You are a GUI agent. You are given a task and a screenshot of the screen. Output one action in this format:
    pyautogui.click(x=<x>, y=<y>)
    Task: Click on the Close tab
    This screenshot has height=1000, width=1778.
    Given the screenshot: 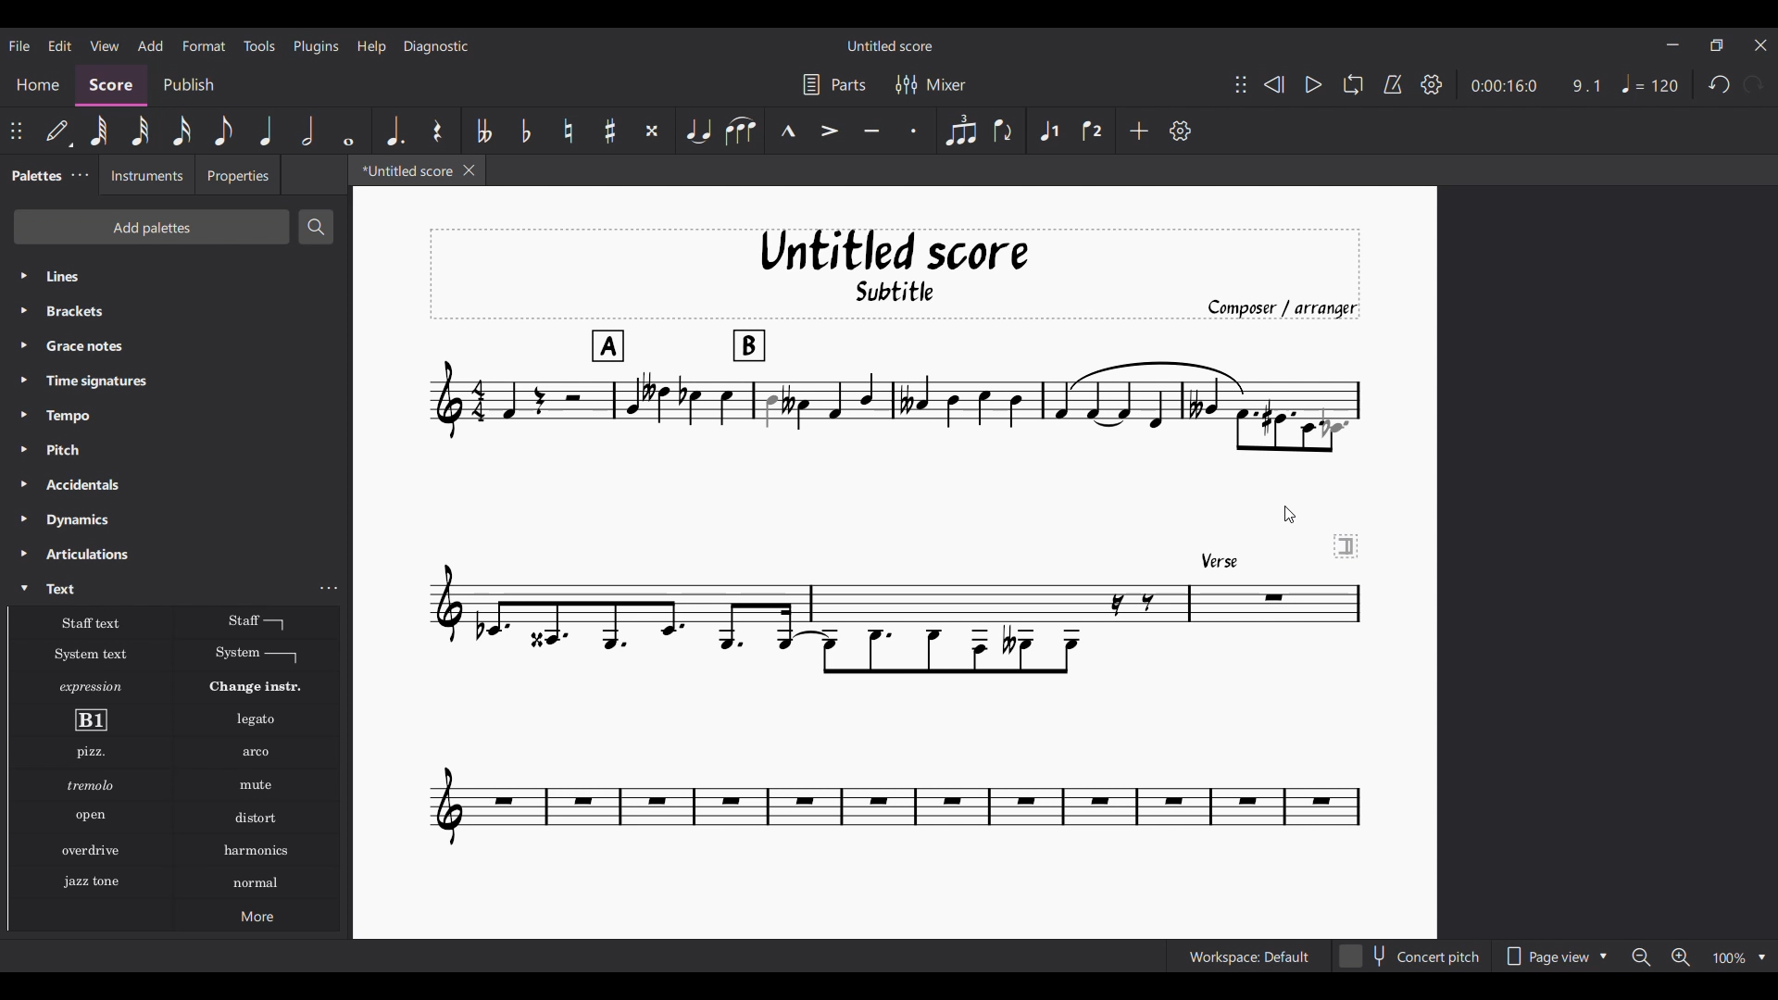 What is the action you would take?
    pyautogui.click(x=469, y=170)
    